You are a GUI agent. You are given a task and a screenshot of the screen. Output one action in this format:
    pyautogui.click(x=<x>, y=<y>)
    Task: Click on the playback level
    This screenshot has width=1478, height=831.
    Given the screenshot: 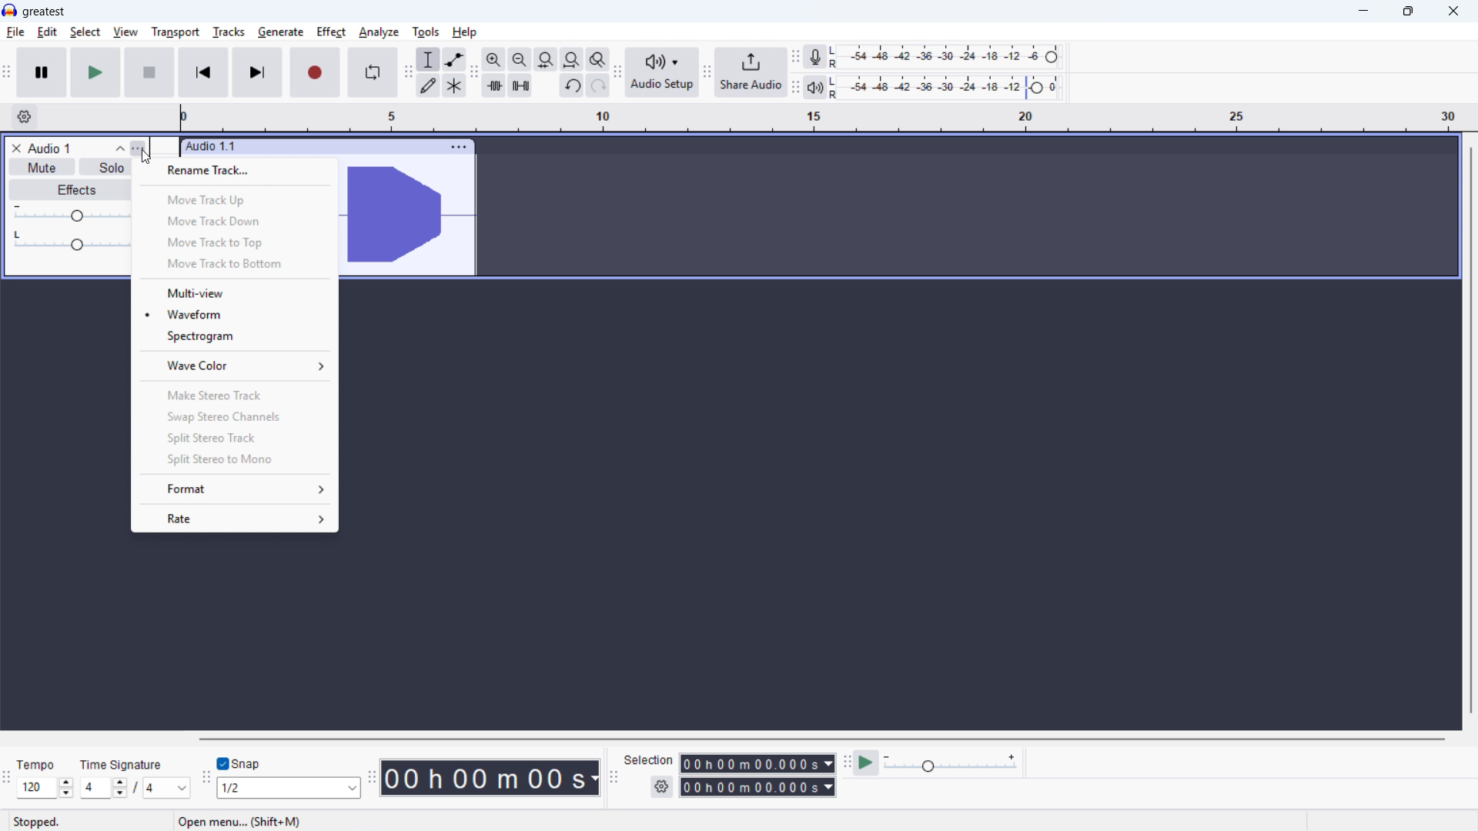 What is the action you would take?
    pyautogui.click(x=950, y=87)
    